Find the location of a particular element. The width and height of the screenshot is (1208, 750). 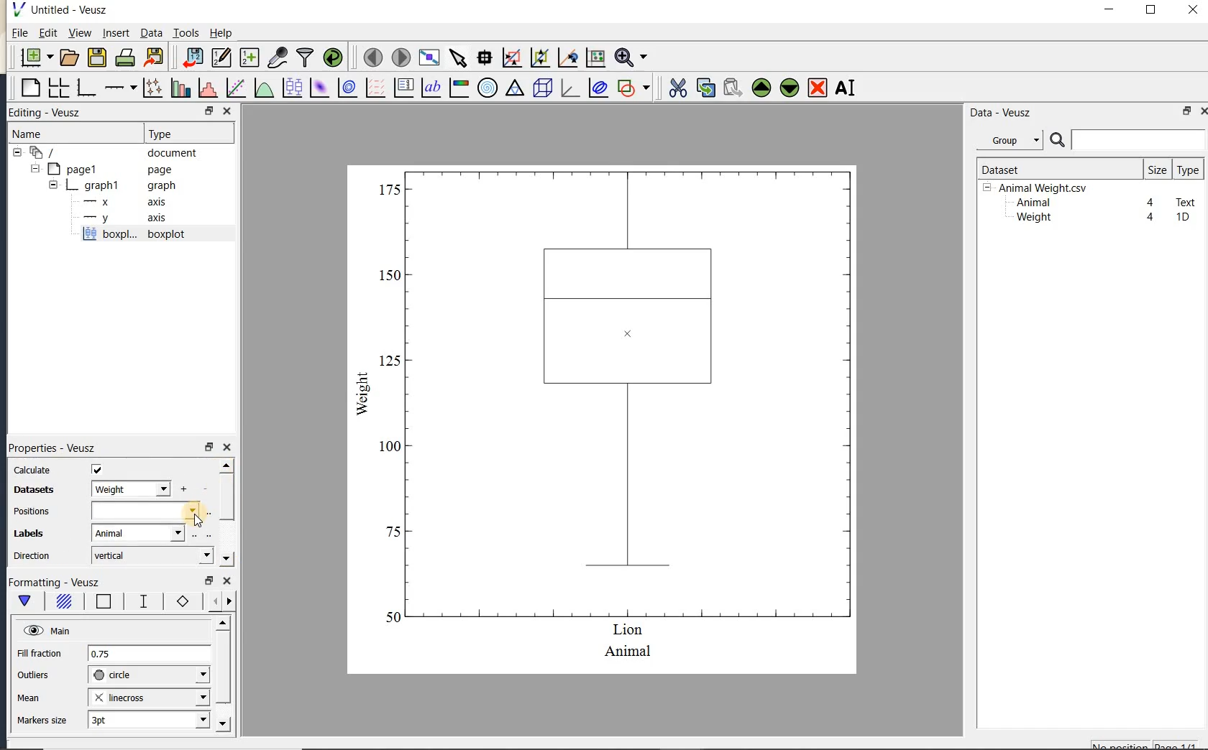

scrollbar is located at coordinates (222, 675).